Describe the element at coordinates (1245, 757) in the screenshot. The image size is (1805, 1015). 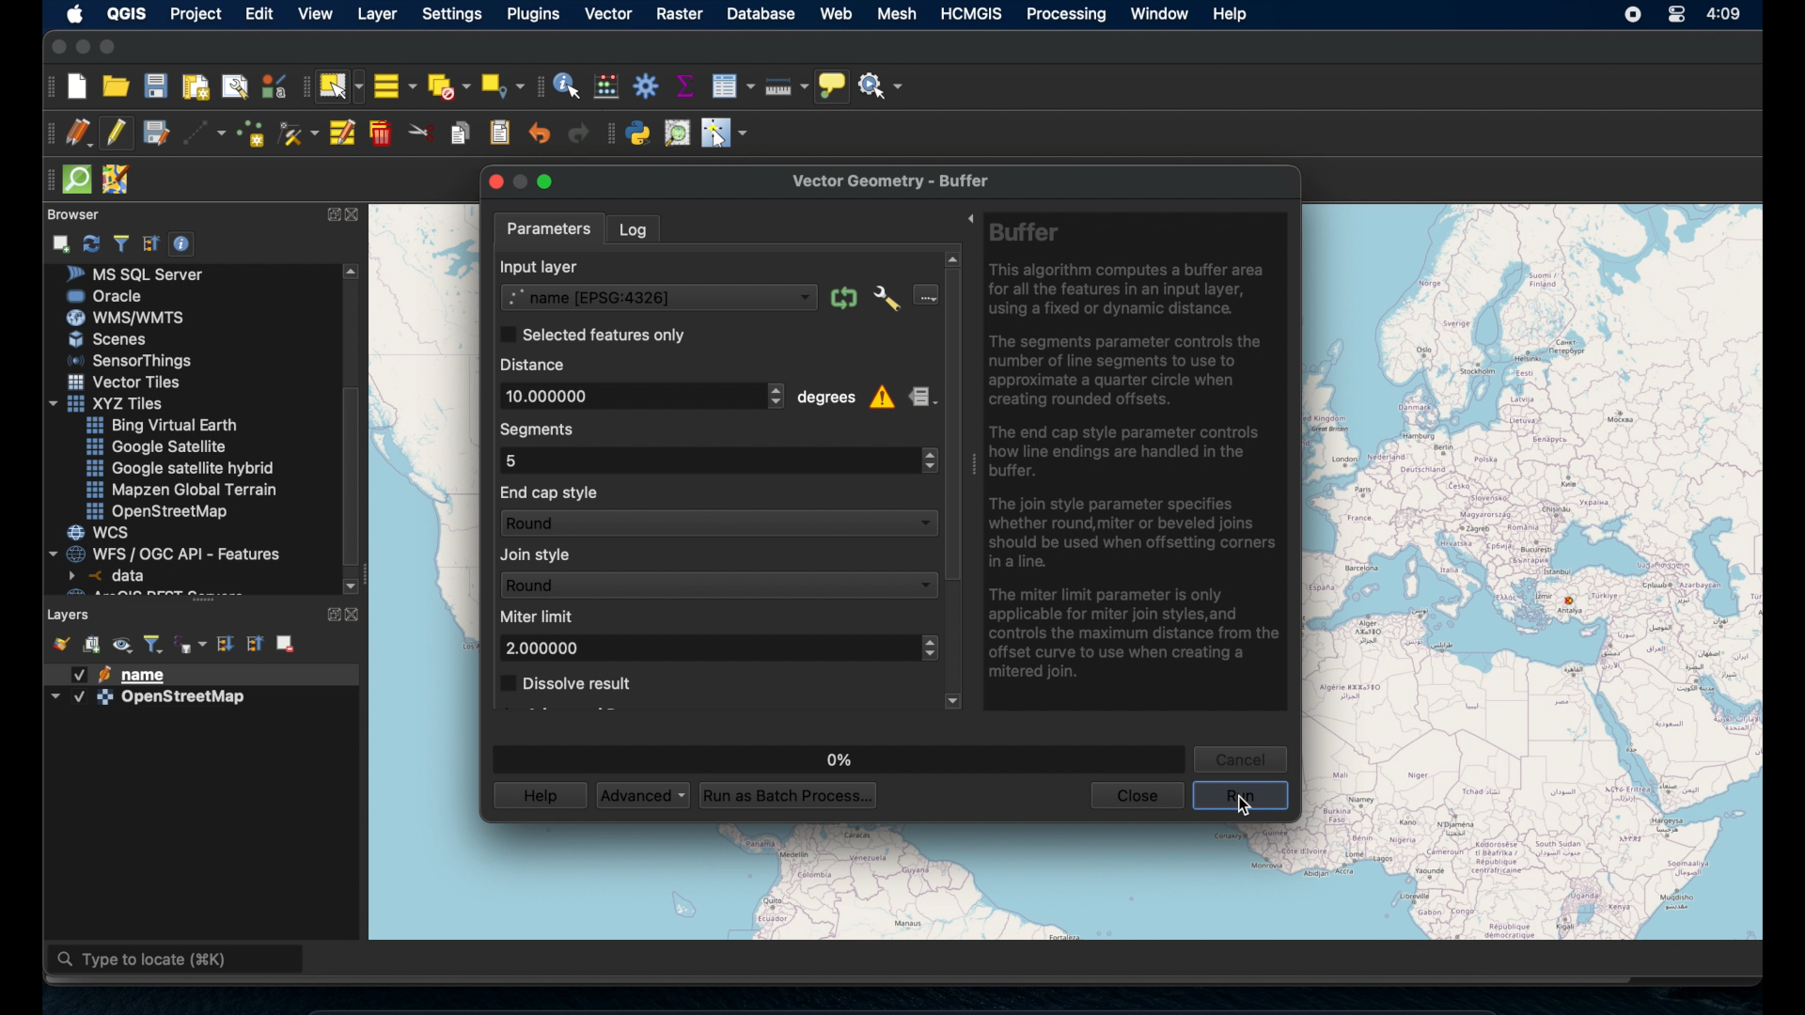
I see `cancel` at that location.